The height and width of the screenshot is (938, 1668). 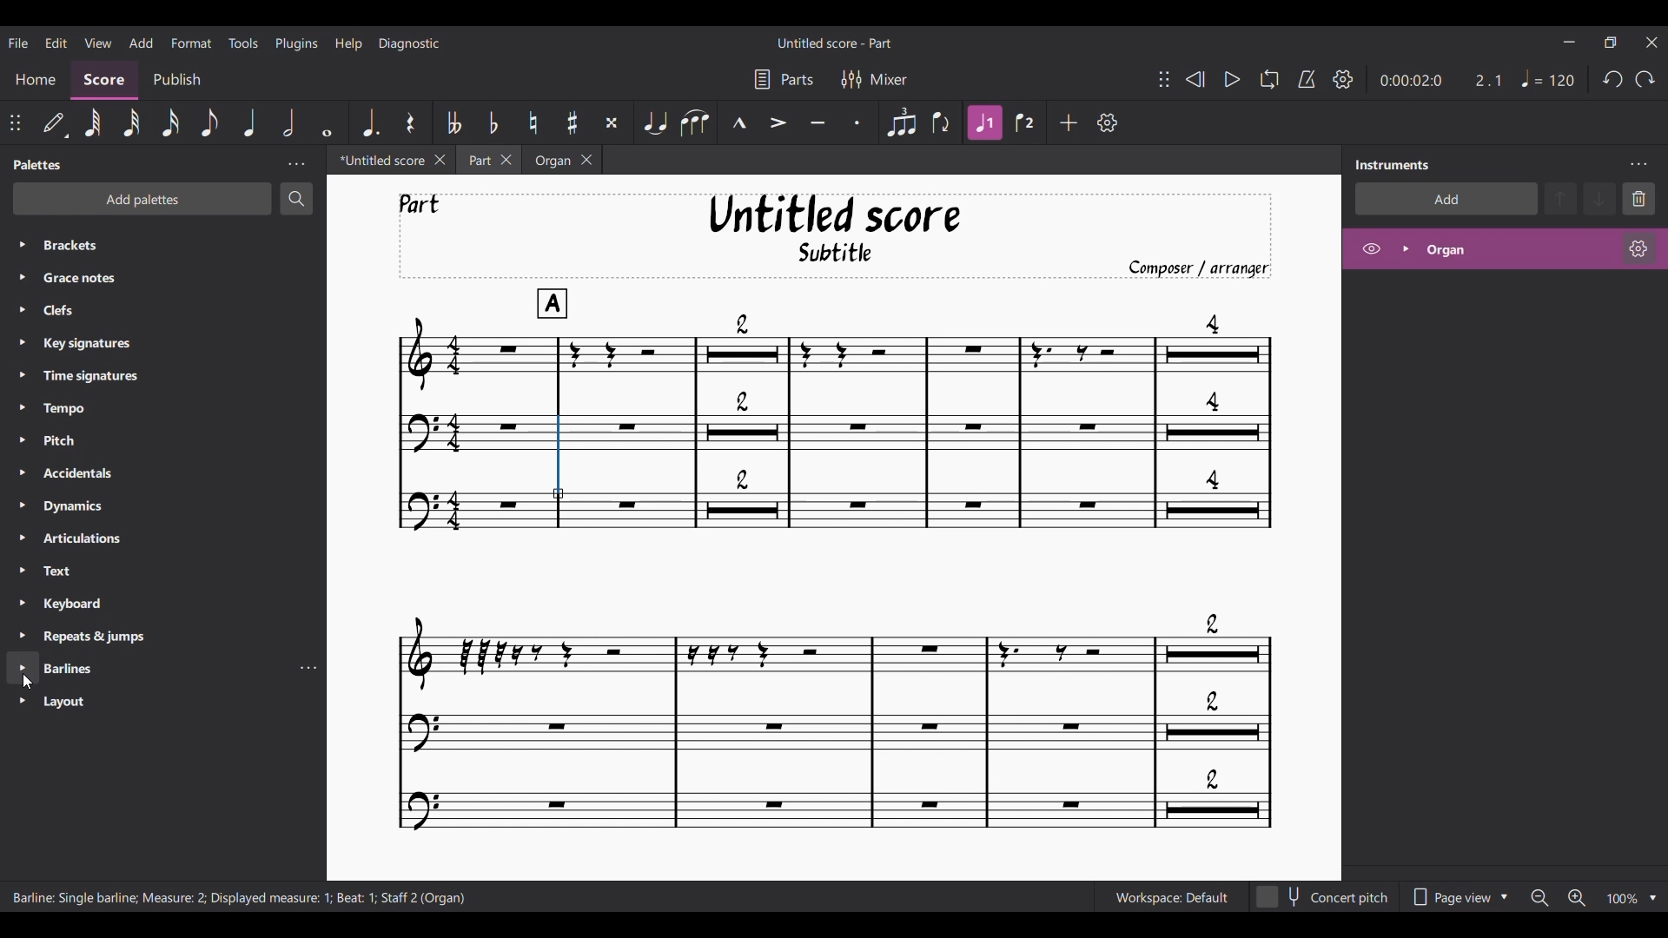 What do you see at coordinates (1645, 79) in the screenshot?
I see `Redo` at bounding box center [1645, 79].